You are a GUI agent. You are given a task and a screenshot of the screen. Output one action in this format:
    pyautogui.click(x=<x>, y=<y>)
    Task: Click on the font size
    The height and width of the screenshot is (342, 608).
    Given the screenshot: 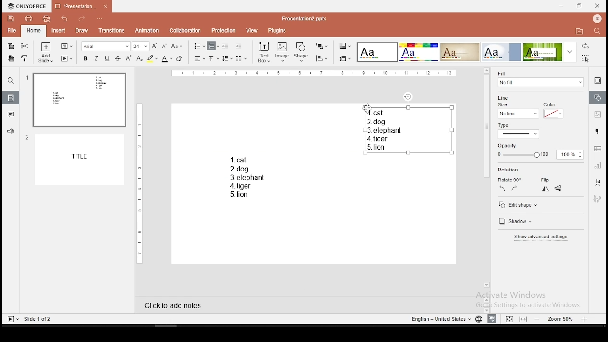 What is the action you would take?
    pyautogui.click(x=141, y=46)
    